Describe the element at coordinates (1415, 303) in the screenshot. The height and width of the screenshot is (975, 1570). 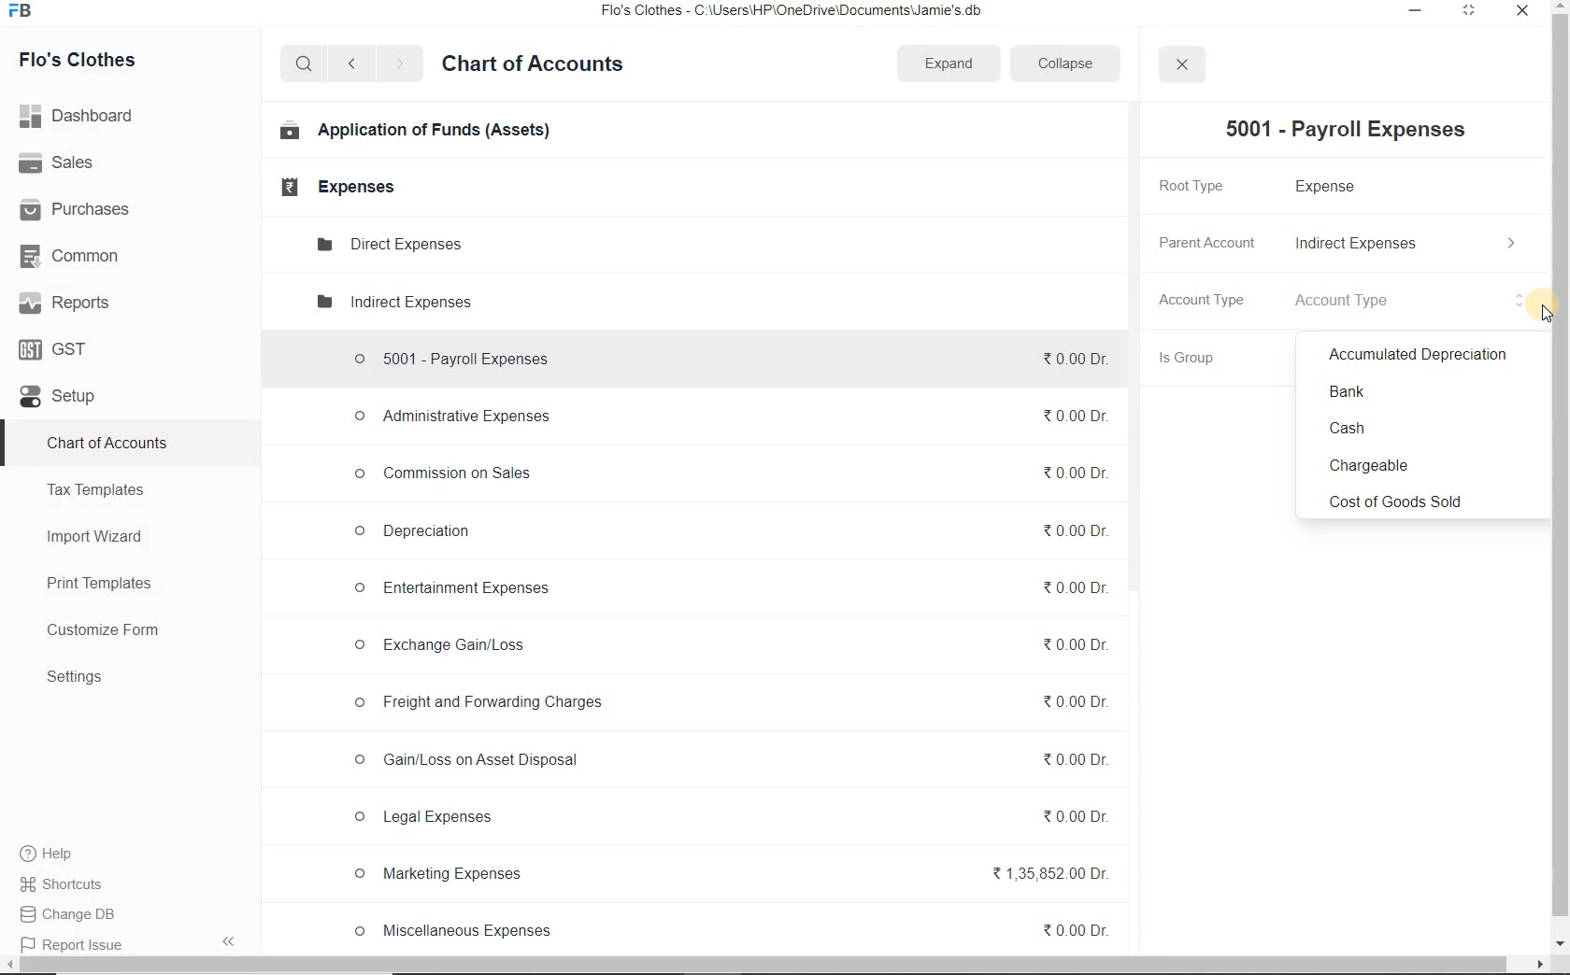
I see `Account Type` at that location.